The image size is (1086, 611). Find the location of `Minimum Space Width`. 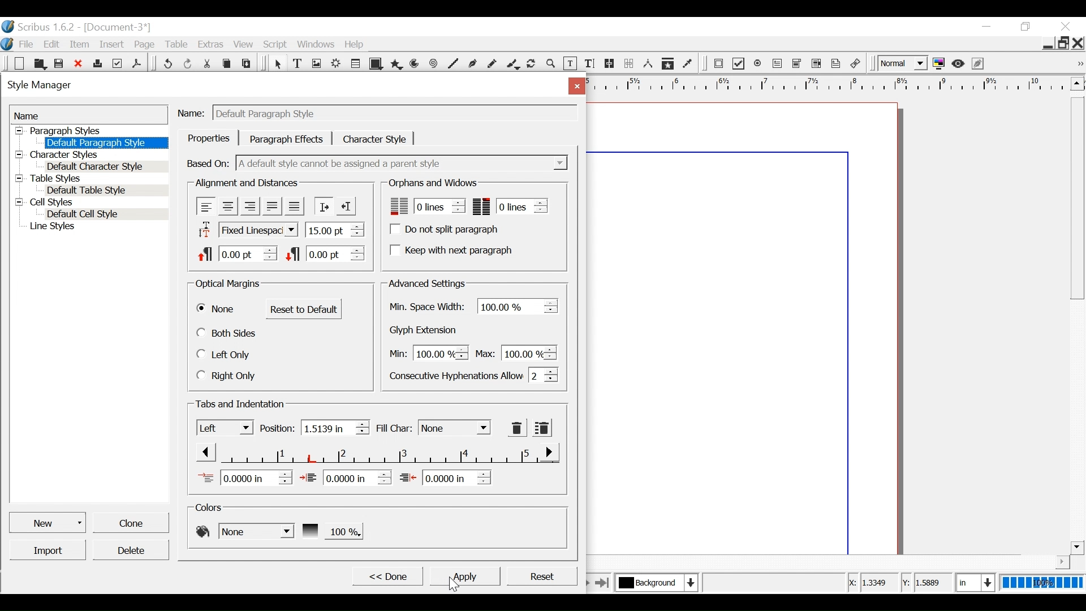

Minimum Space Width is located at coordinates (429, 307).